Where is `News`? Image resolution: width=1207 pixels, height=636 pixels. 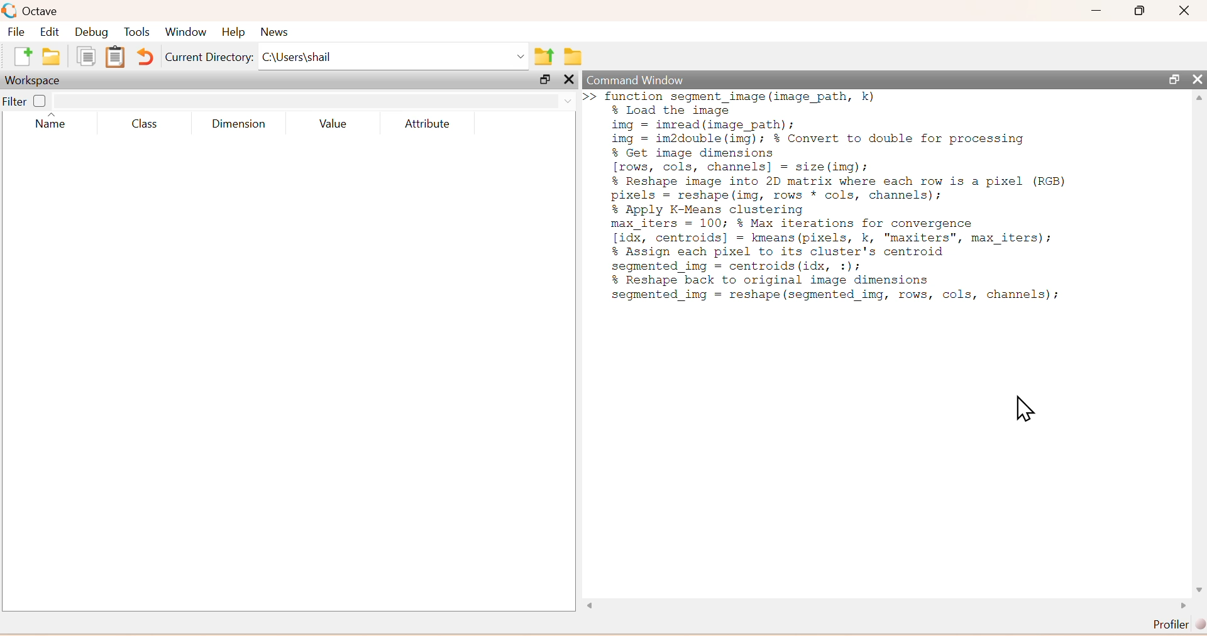
News is located at coordinates (273, 33).